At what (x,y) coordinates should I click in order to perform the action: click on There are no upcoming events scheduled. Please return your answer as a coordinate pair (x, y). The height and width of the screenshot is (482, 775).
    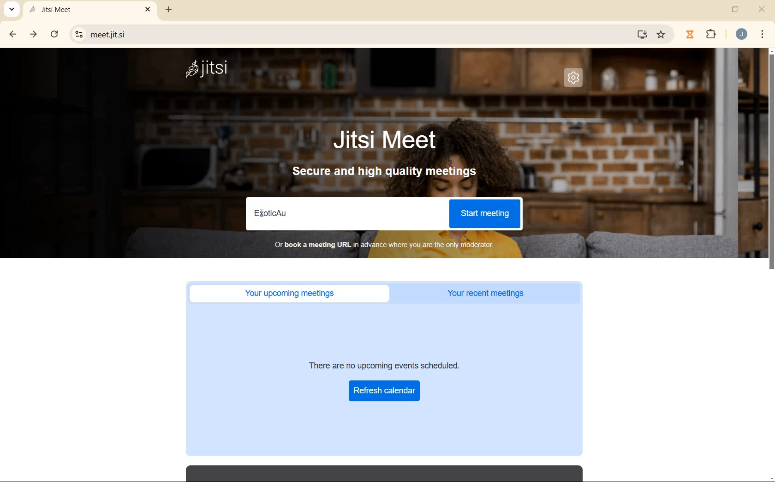
    Looking at the image, I should click on (399, 365).